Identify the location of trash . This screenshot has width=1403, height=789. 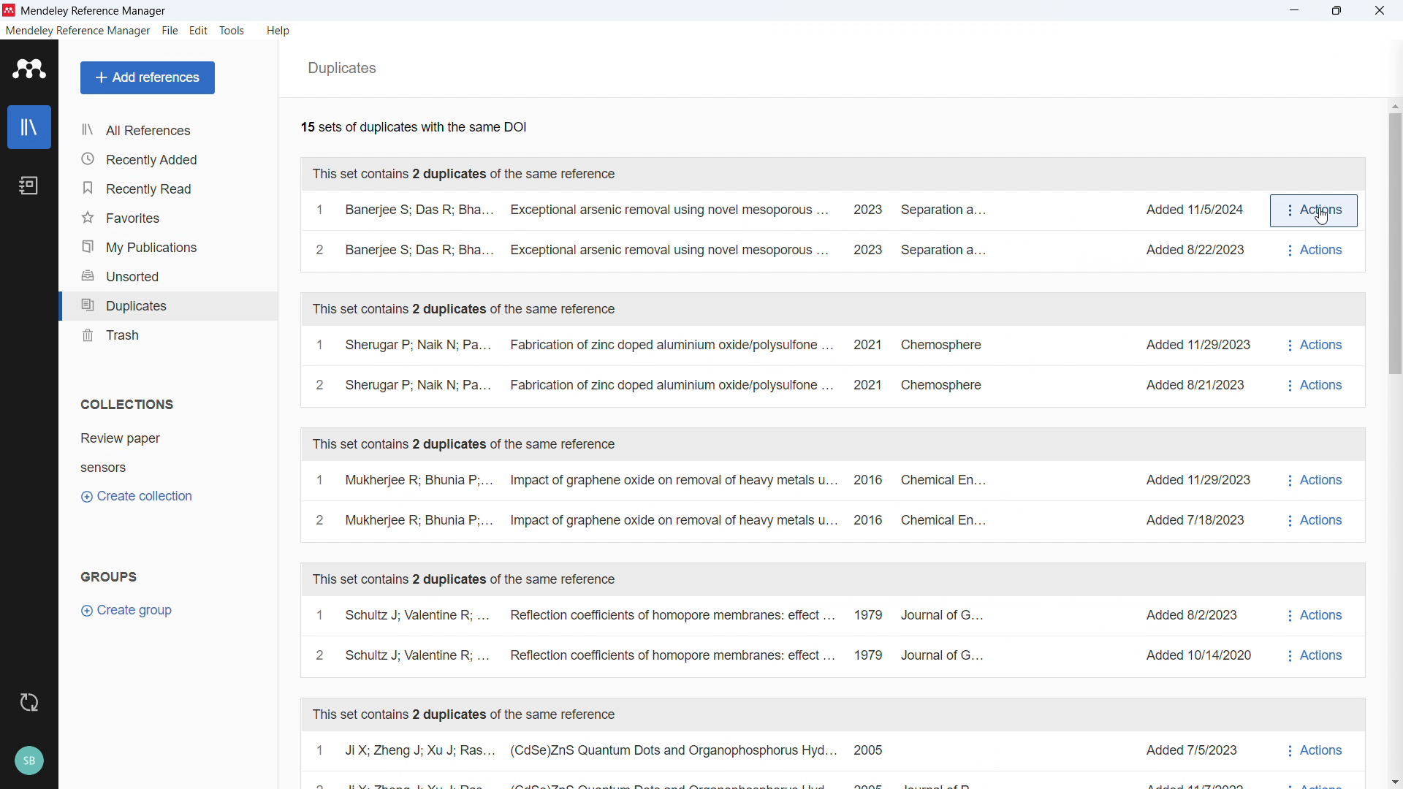
(167, 338).